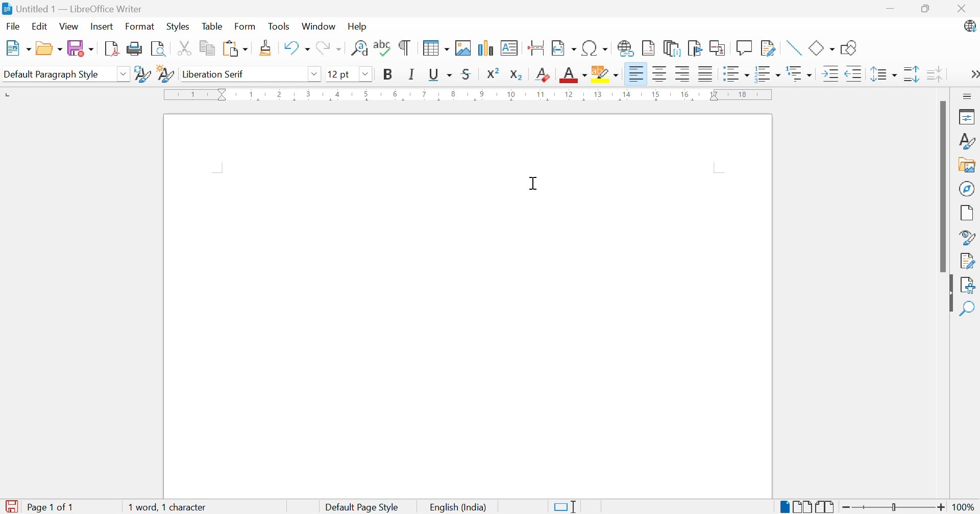 The image size is (980, 514). I want to click on Toggle Print Preview, so click(159, 49).